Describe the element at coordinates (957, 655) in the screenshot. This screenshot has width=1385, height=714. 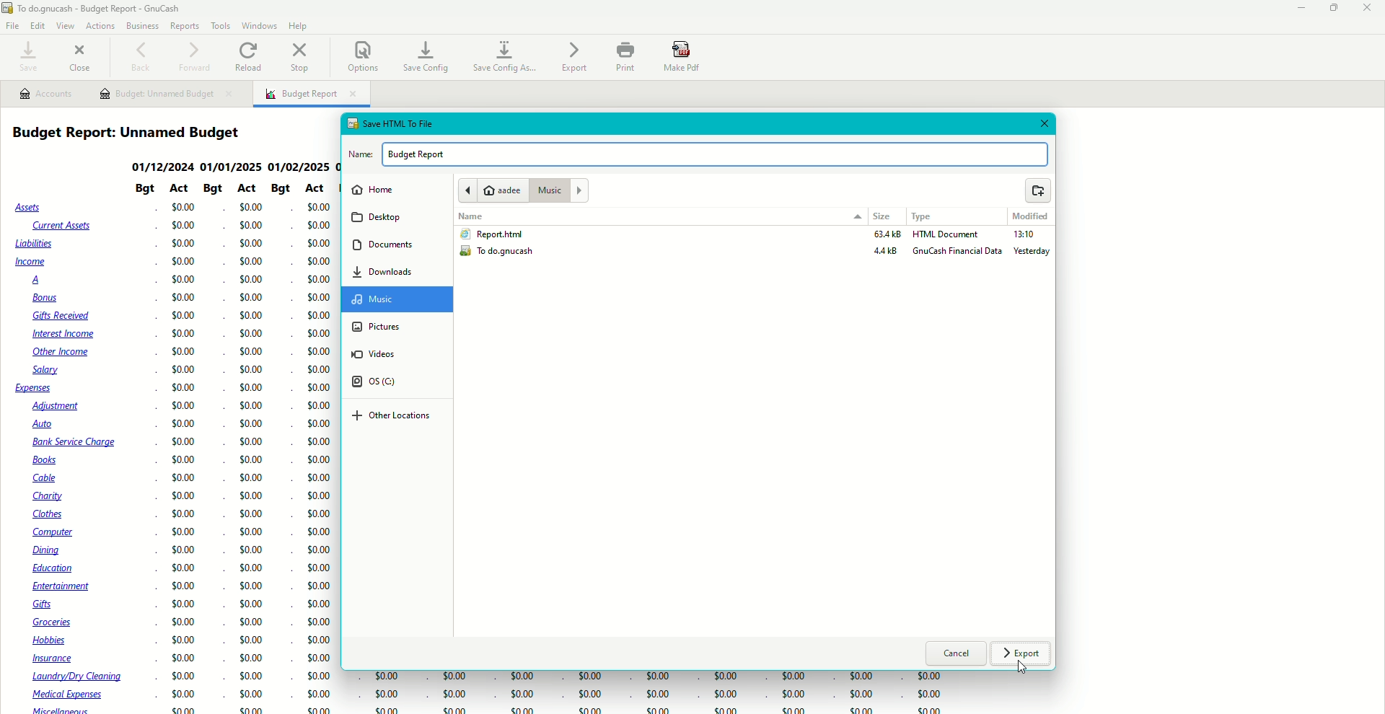
I see `Cancel` at that location.